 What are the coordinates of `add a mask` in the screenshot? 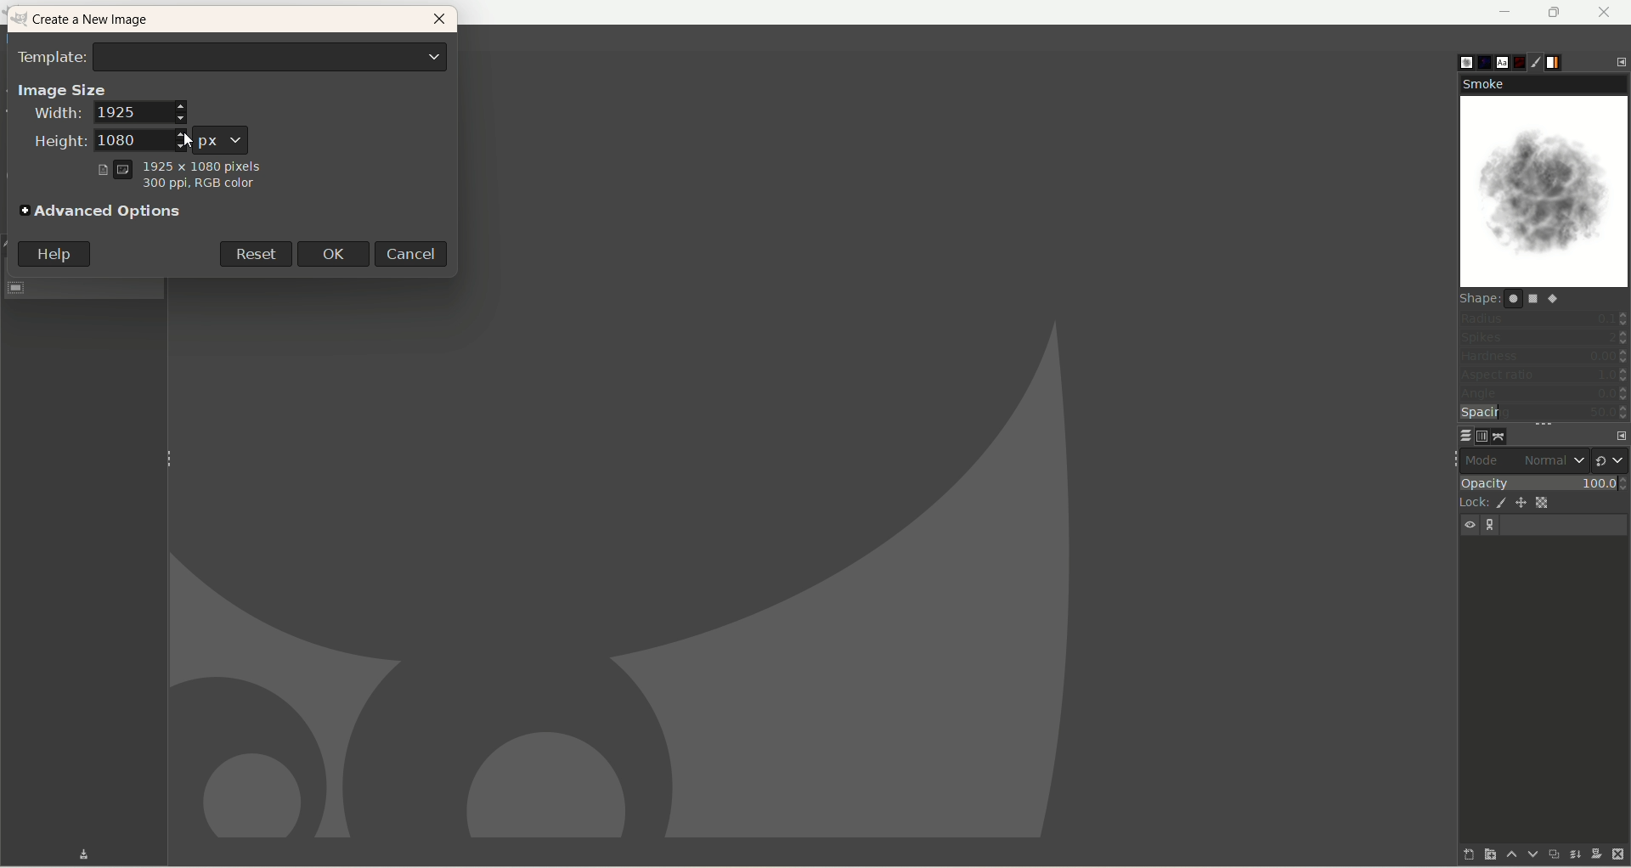 It's located at (1594, 854).